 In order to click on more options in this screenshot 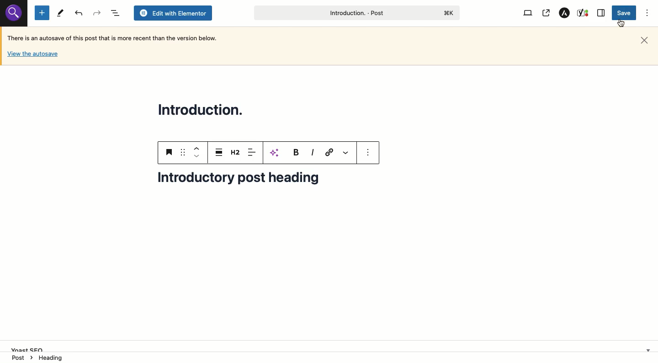, I will do `click(368, 152)`.